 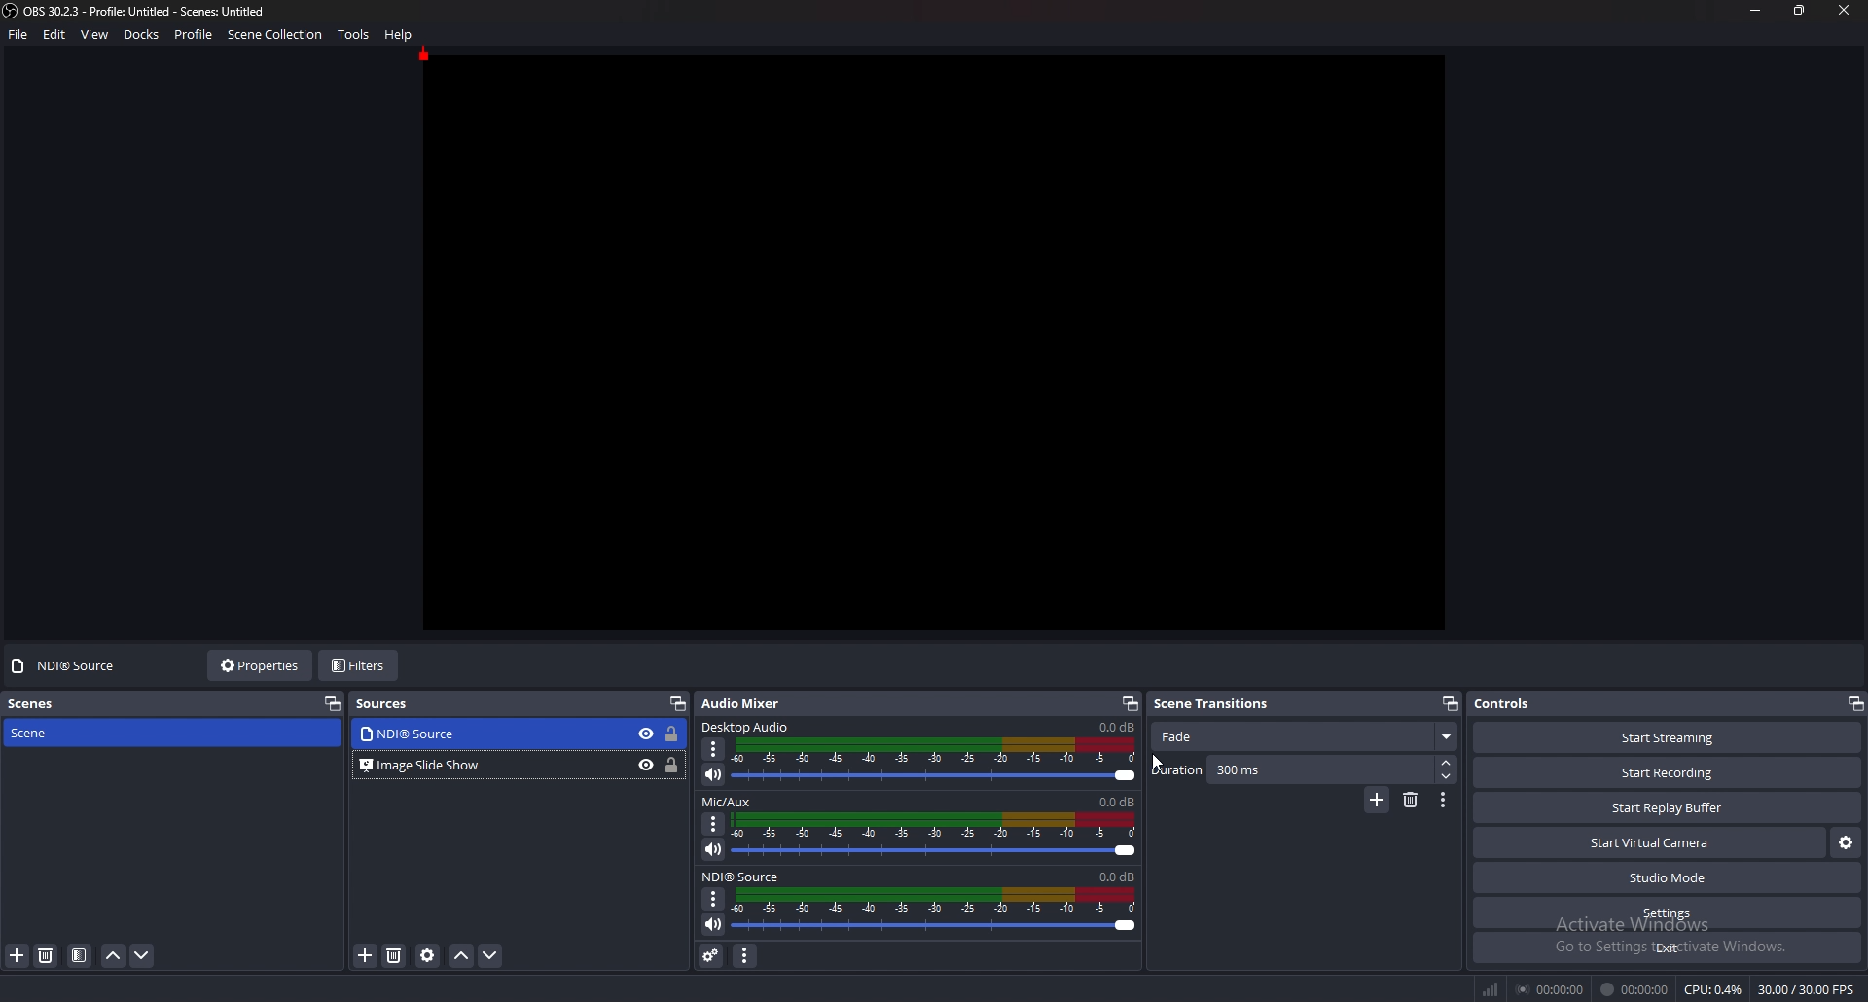 I want to click on decrease duration, so click(x=1447, y=775).